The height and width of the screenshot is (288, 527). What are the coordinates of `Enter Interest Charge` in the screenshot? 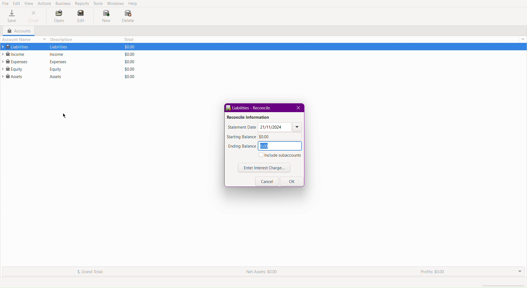 It's located at (264, 168).